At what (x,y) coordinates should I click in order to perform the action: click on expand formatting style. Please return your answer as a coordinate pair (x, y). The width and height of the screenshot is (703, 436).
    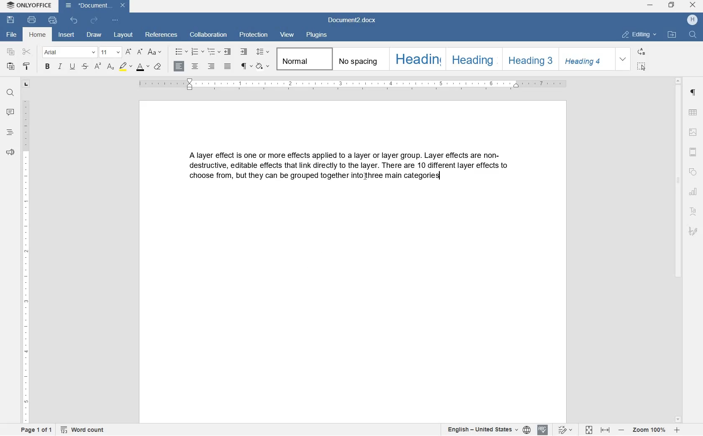
    Looking at the image, I should click on (623, 59).